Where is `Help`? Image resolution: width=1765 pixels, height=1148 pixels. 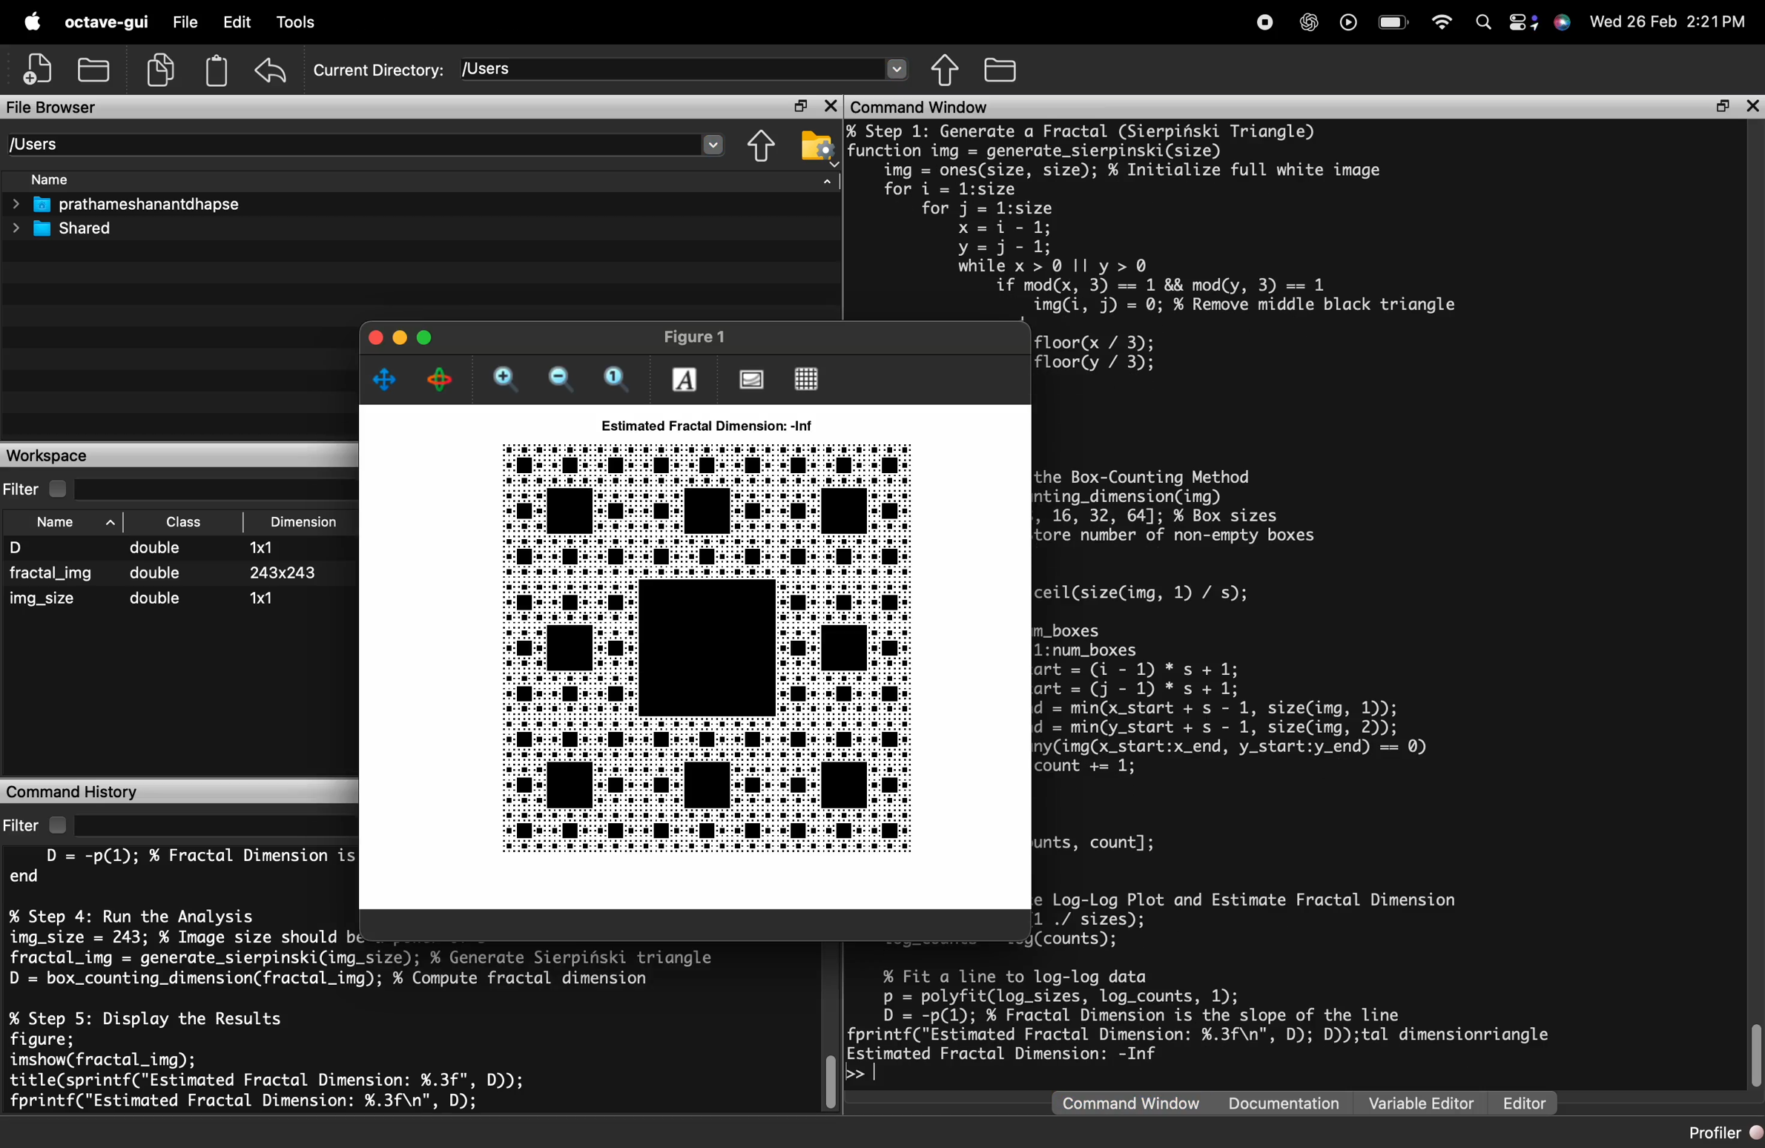
Help is located at coordinates (510, 19).